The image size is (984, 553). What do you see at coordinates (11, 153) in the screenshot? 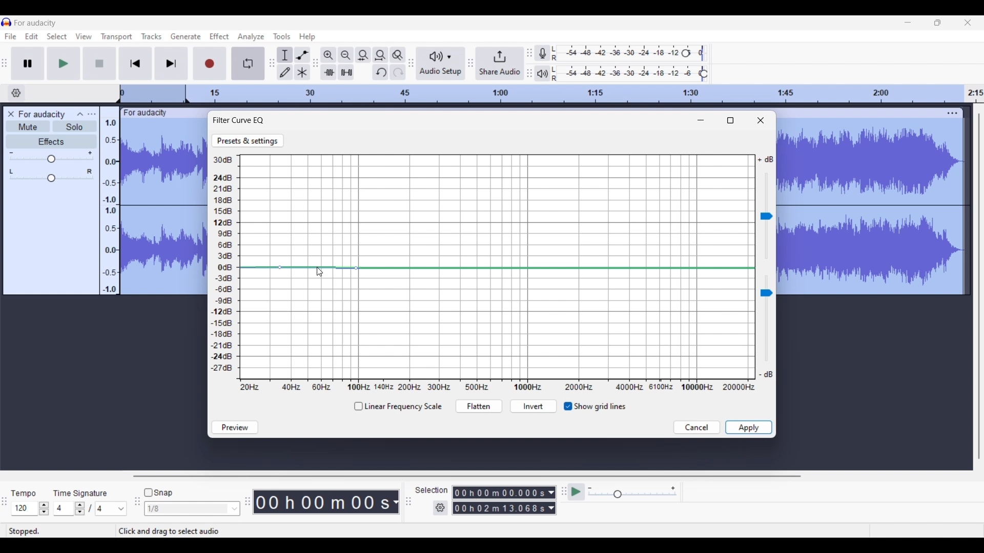
I see `Min. gain` at bounding box center [11, 153].